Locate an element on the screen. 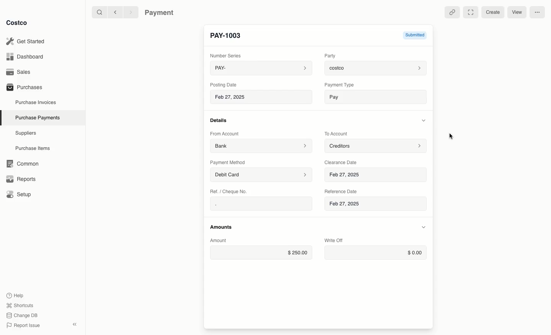 The image size is (551, 335). View is located at coordinates (518, 11).